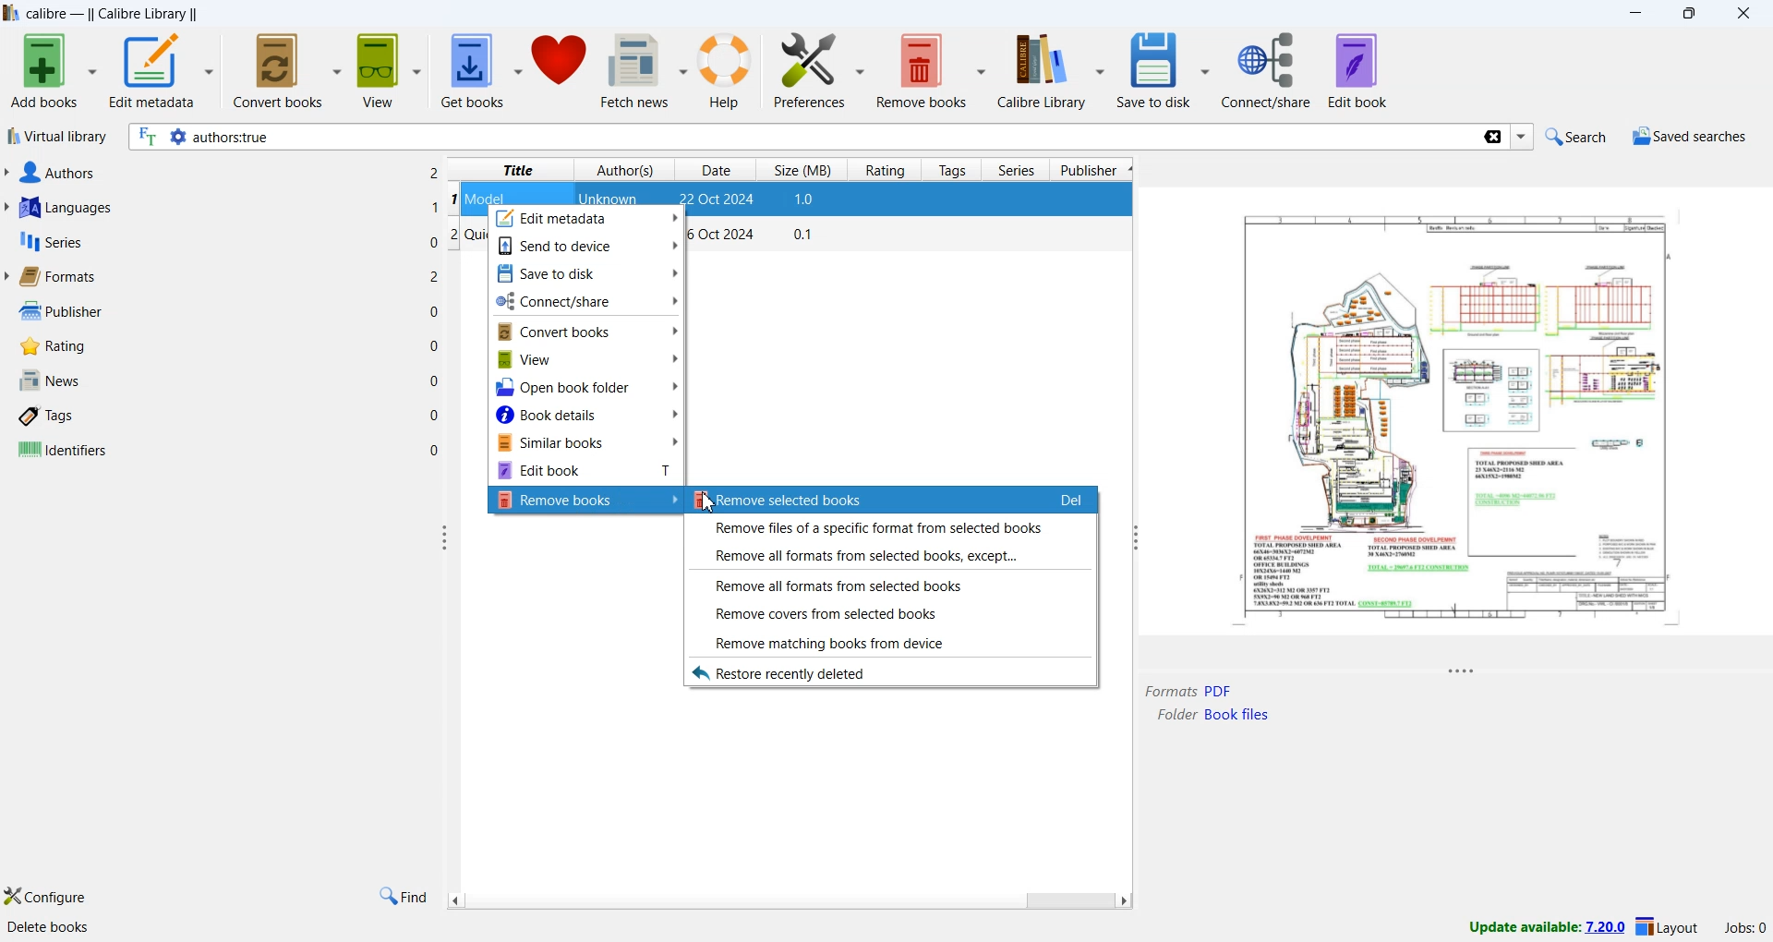 The width and height of the screenshot is (1773, 942). I want to click on customize width, so click(1132, 537).